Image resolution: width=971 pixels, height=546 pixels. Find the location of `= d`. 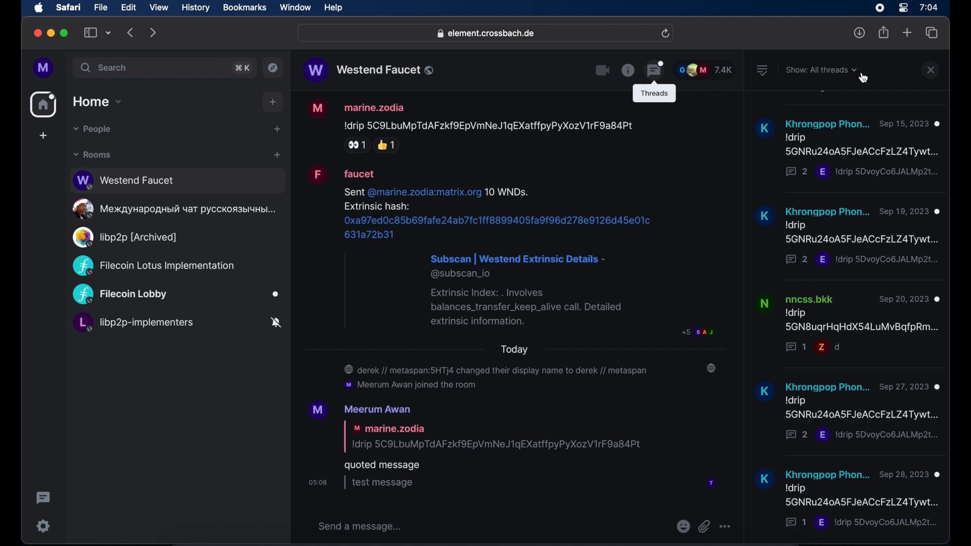

= d is located at coordinates (829, 349).